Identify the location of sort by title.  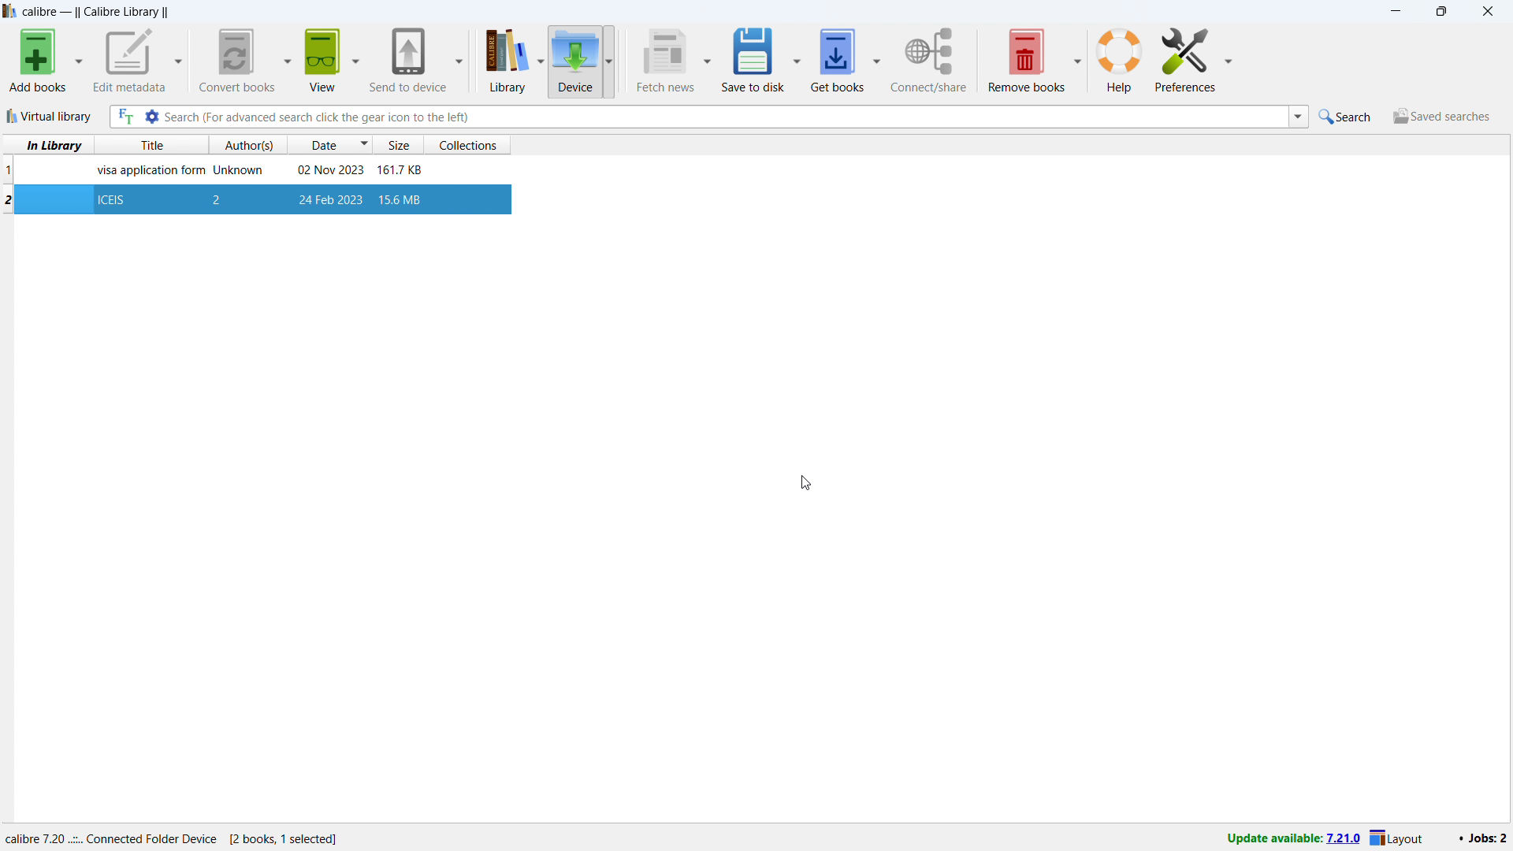
(158, 145).